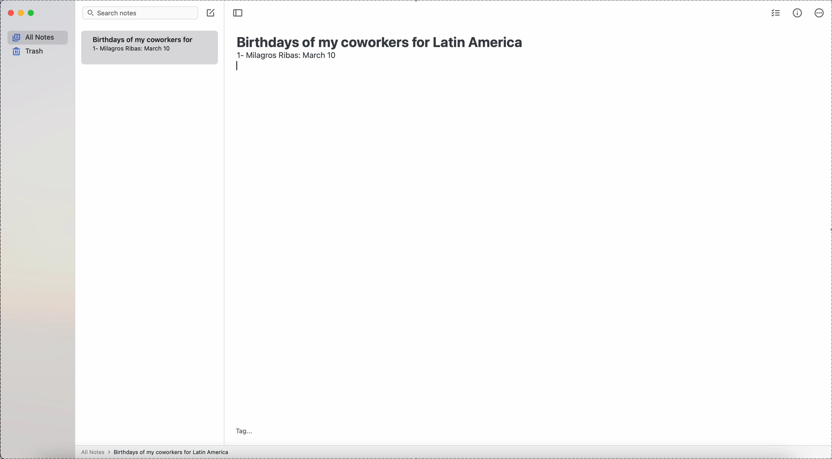 Image resolution: width=832 pixels, height=459 pixels. What do you see at coordinates (820, 12) in the screenshot?
I see `more options` at bounding box center [820, 12].